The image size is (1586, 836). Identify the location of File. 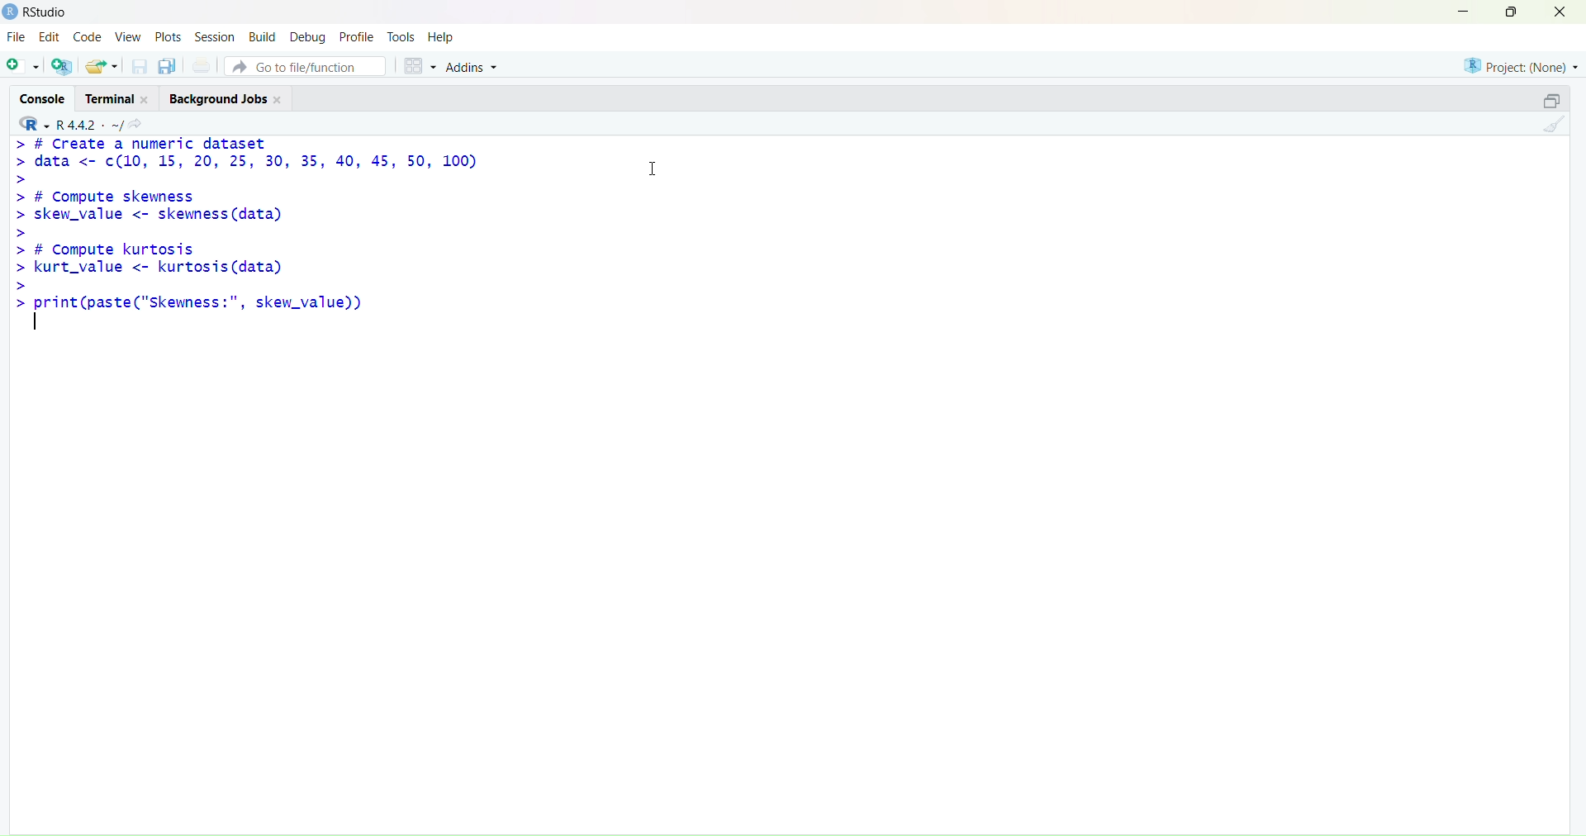
(17, 38).